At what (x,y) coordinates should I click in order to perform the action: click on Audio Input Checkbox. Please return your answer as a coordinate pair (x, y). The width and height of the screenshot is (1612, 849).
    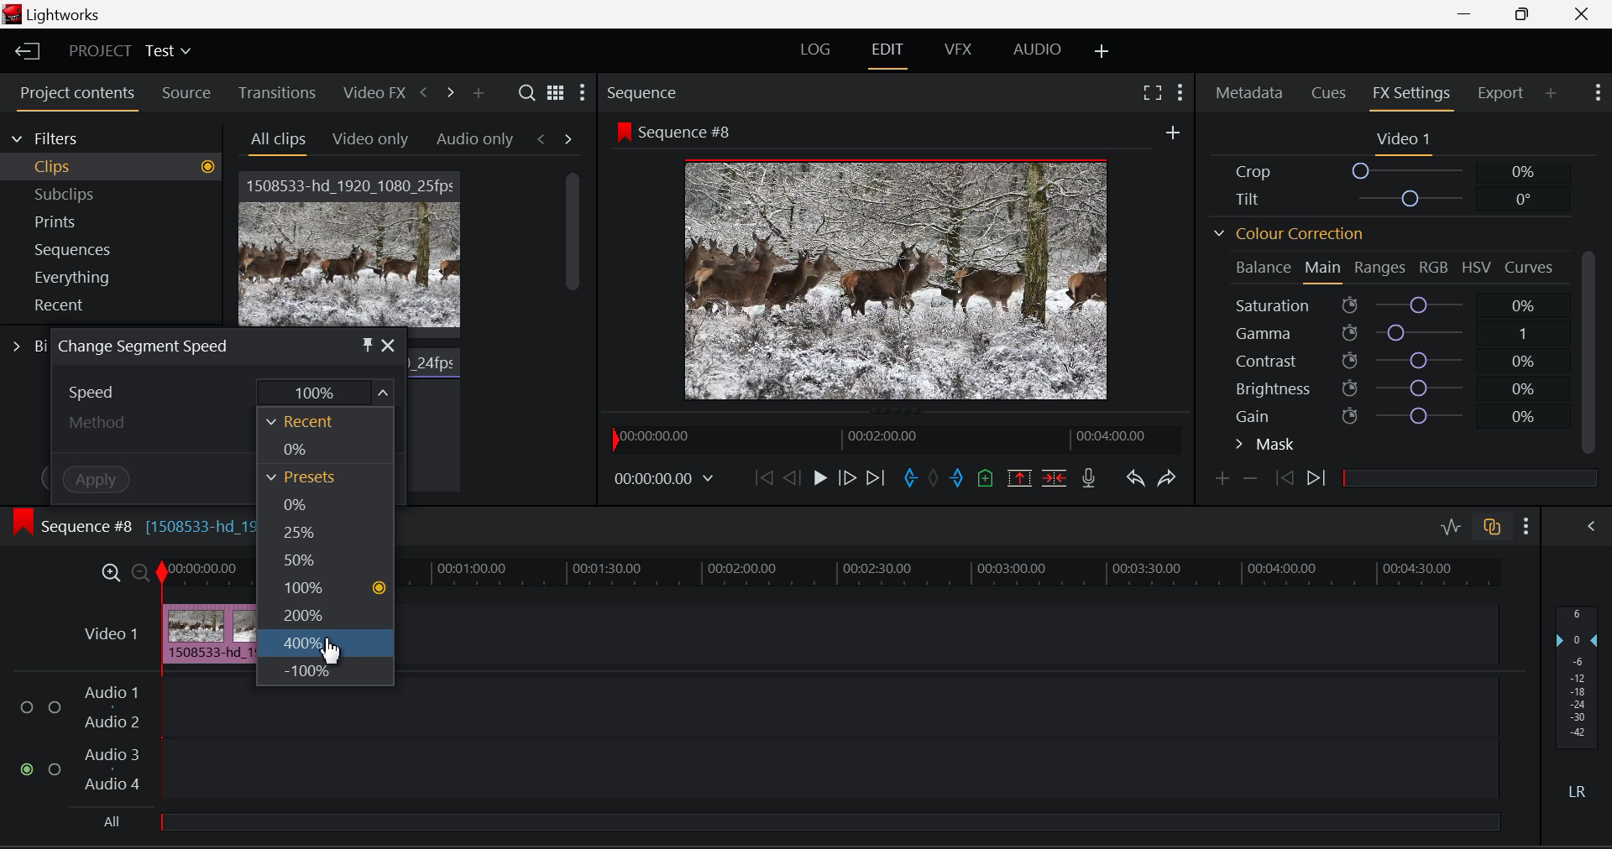
    Looking at the image, I should click on (54, 707).